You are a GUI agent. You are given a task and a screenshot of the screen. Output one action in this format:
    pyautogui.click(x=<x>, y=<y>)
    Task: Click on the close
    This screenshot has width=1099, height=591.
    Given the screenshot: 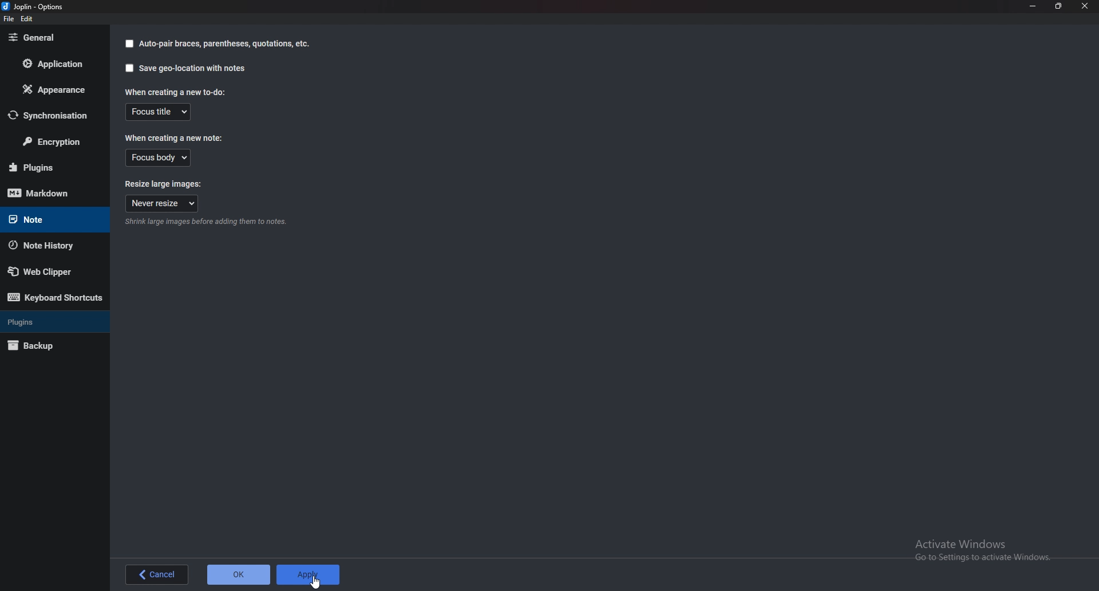 What is the action you would take?
    pyautogui.click(x=1084, y=6)
    